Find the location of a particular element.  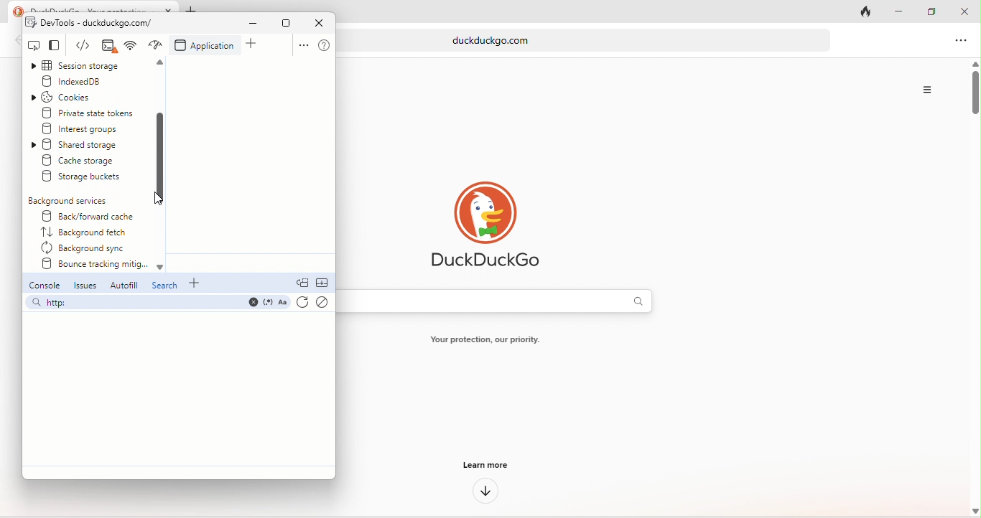

collapse is located at coordinates (325, 284).